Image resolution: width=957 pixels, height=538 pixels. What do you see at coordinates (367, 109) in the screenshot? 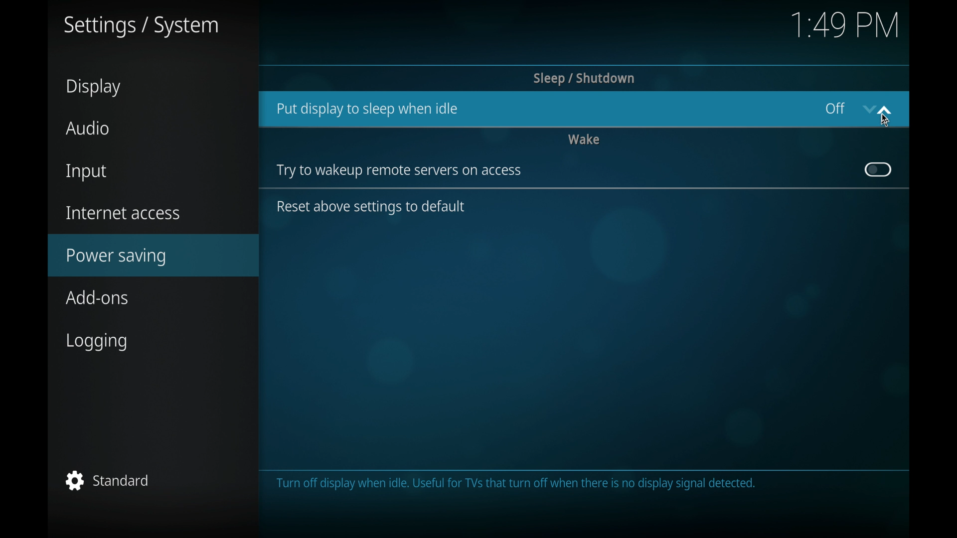
I see `put display to sleep when idle` at bounding box center [367, 109].